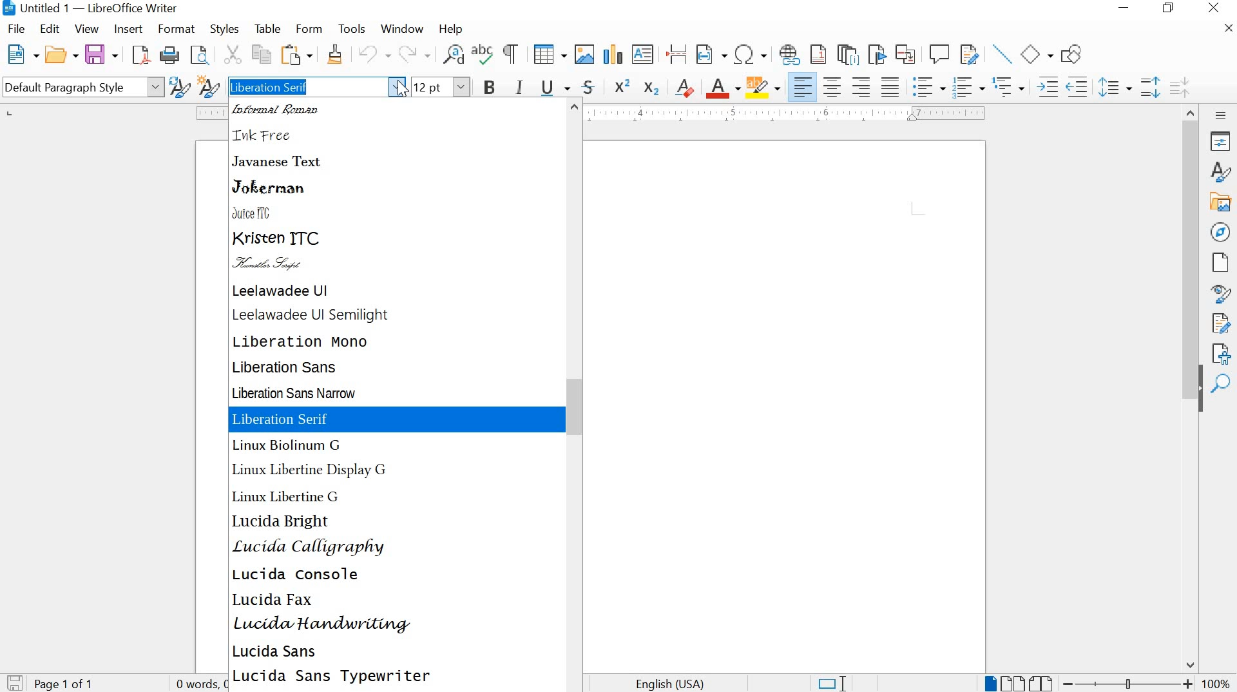 The image size is (1237, 692). Describe the element at coordinates (448, 30) in the screenshot. I see `HELP` at that location.